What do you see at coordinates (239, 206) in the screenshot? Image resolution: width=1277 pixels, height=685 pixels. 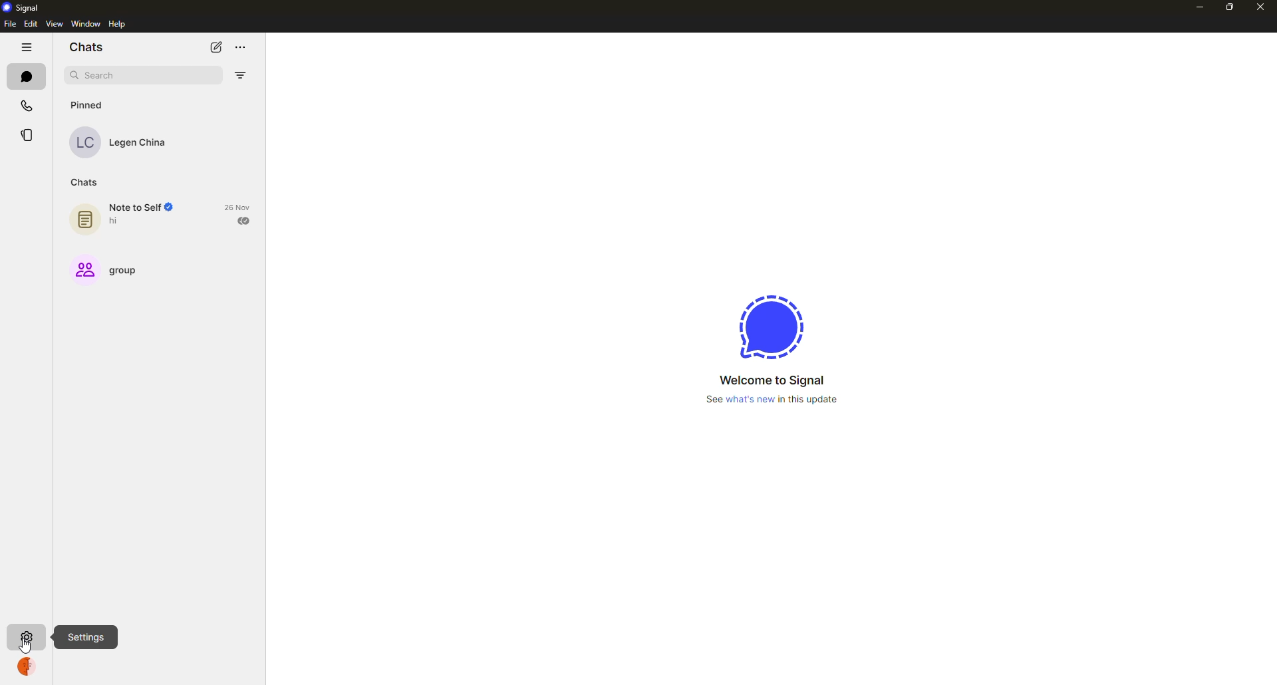 I see `date` at bounding box center [239, 206].